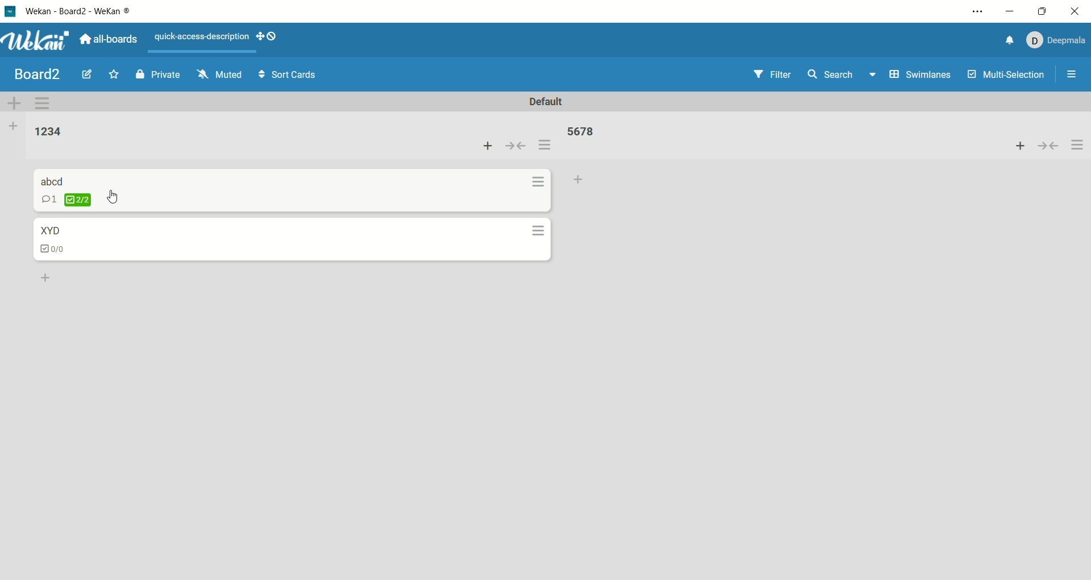 This screenshot has height=580, width=1091. I want to click on sort cards, so click(285, 76).